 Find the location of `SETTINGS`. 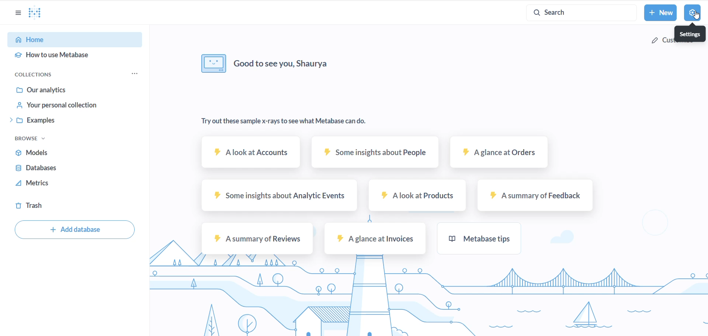

SETTINGS is located at coordinates (692, 13).